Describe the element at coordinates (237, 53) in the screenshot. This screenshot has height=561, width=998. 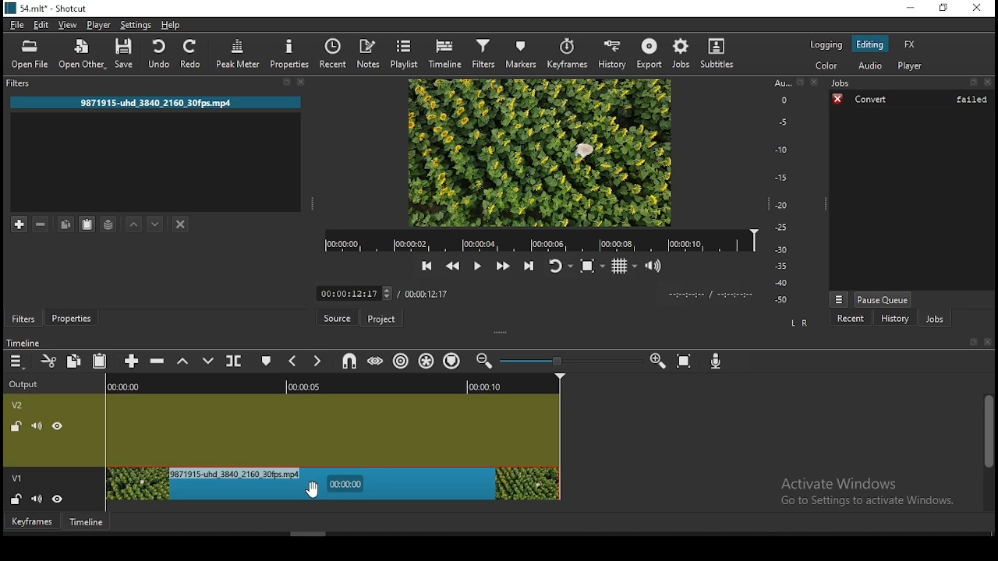
I see `peak meter` at that location.